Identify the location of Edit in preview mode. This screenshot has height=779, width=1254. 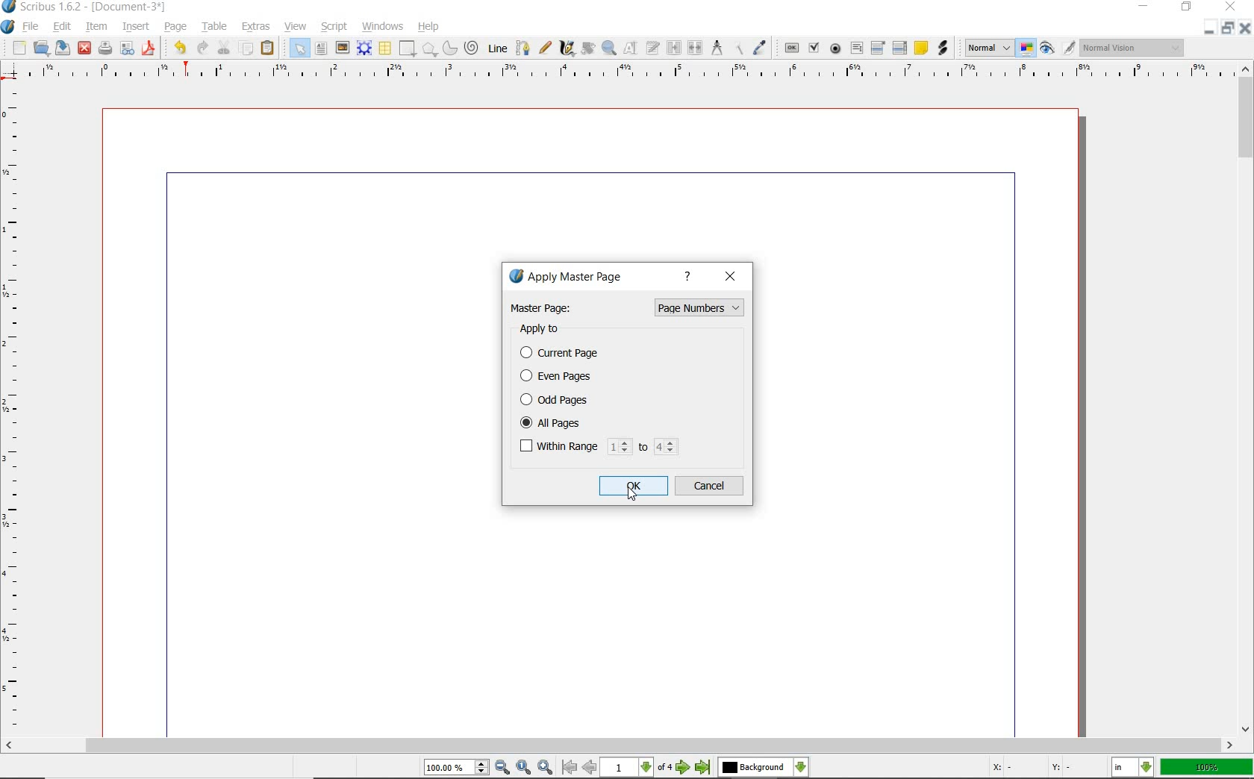
(1069, 49).